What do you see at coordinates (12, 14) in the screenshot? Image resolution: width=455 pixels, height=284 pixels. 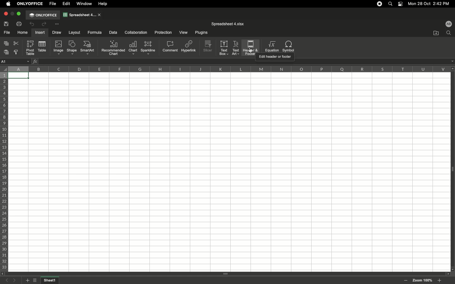 I see `minimize` at bounding box center [12, 14].